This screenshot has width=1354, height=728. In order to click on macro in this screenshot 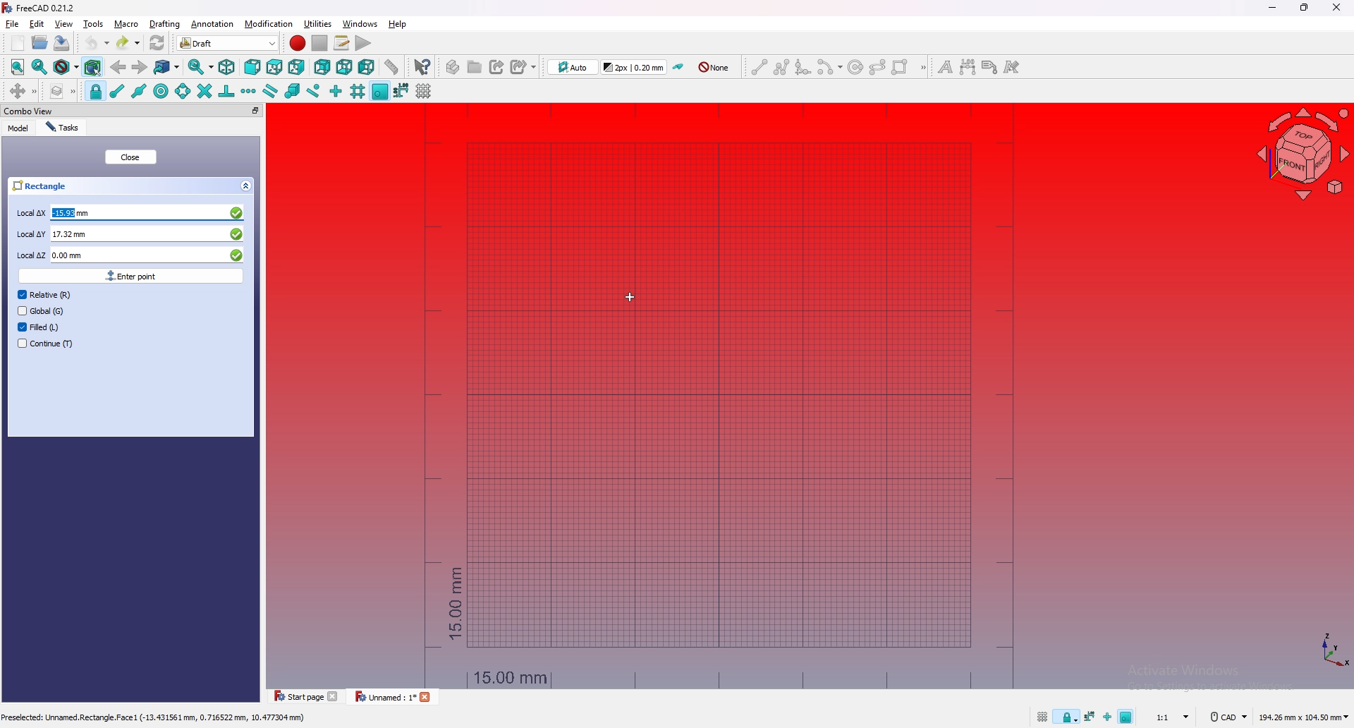, I will do `click(126, 24)`.